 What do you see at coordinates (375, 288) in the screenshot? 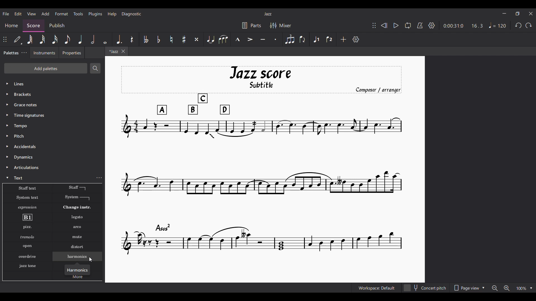
I see `Current workspace setting` at bounding box center [375, 288].